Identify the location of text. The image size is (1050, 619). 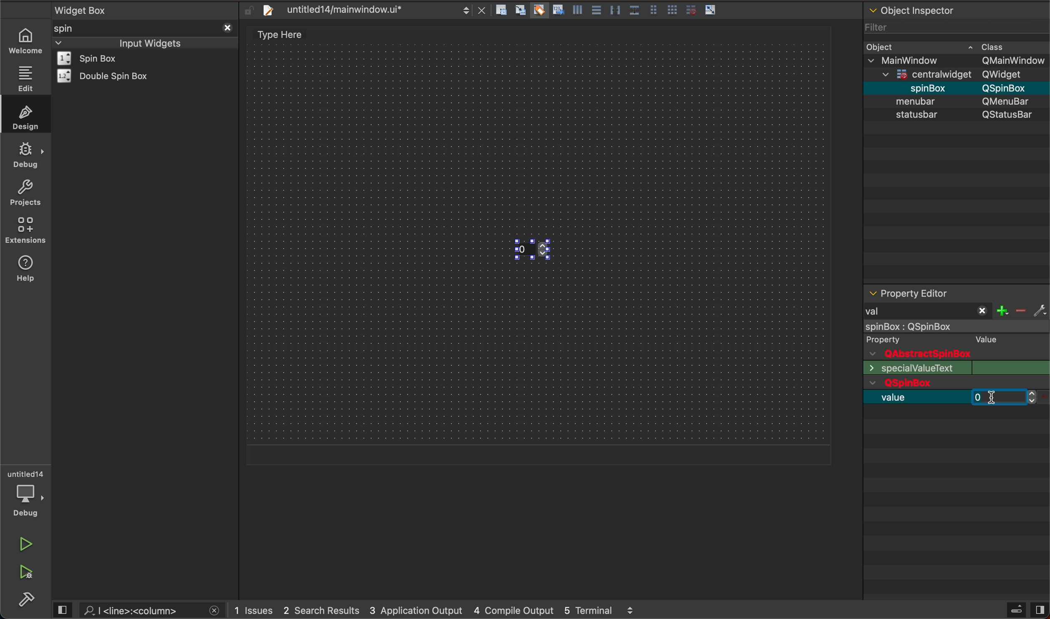
(983, 339).